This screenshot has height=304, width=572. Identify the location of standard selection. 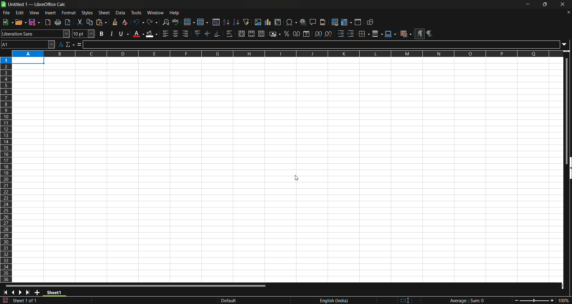
(408, 300).